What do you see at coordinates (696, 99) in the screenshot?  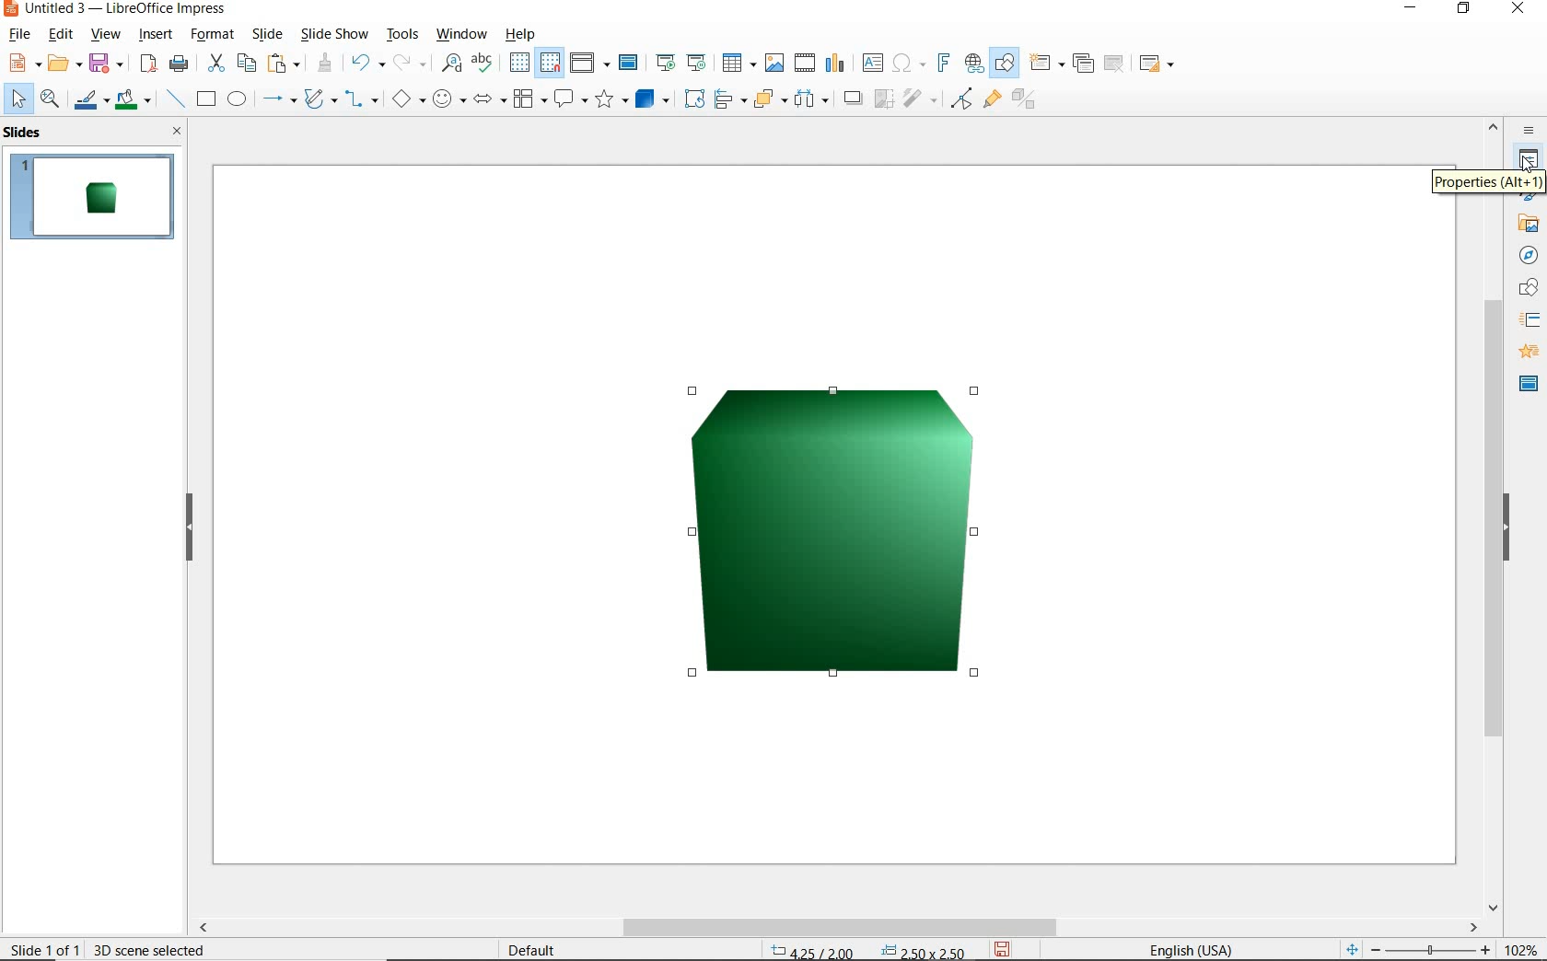 I see `ROTATE` at bounding box center [696, 99].